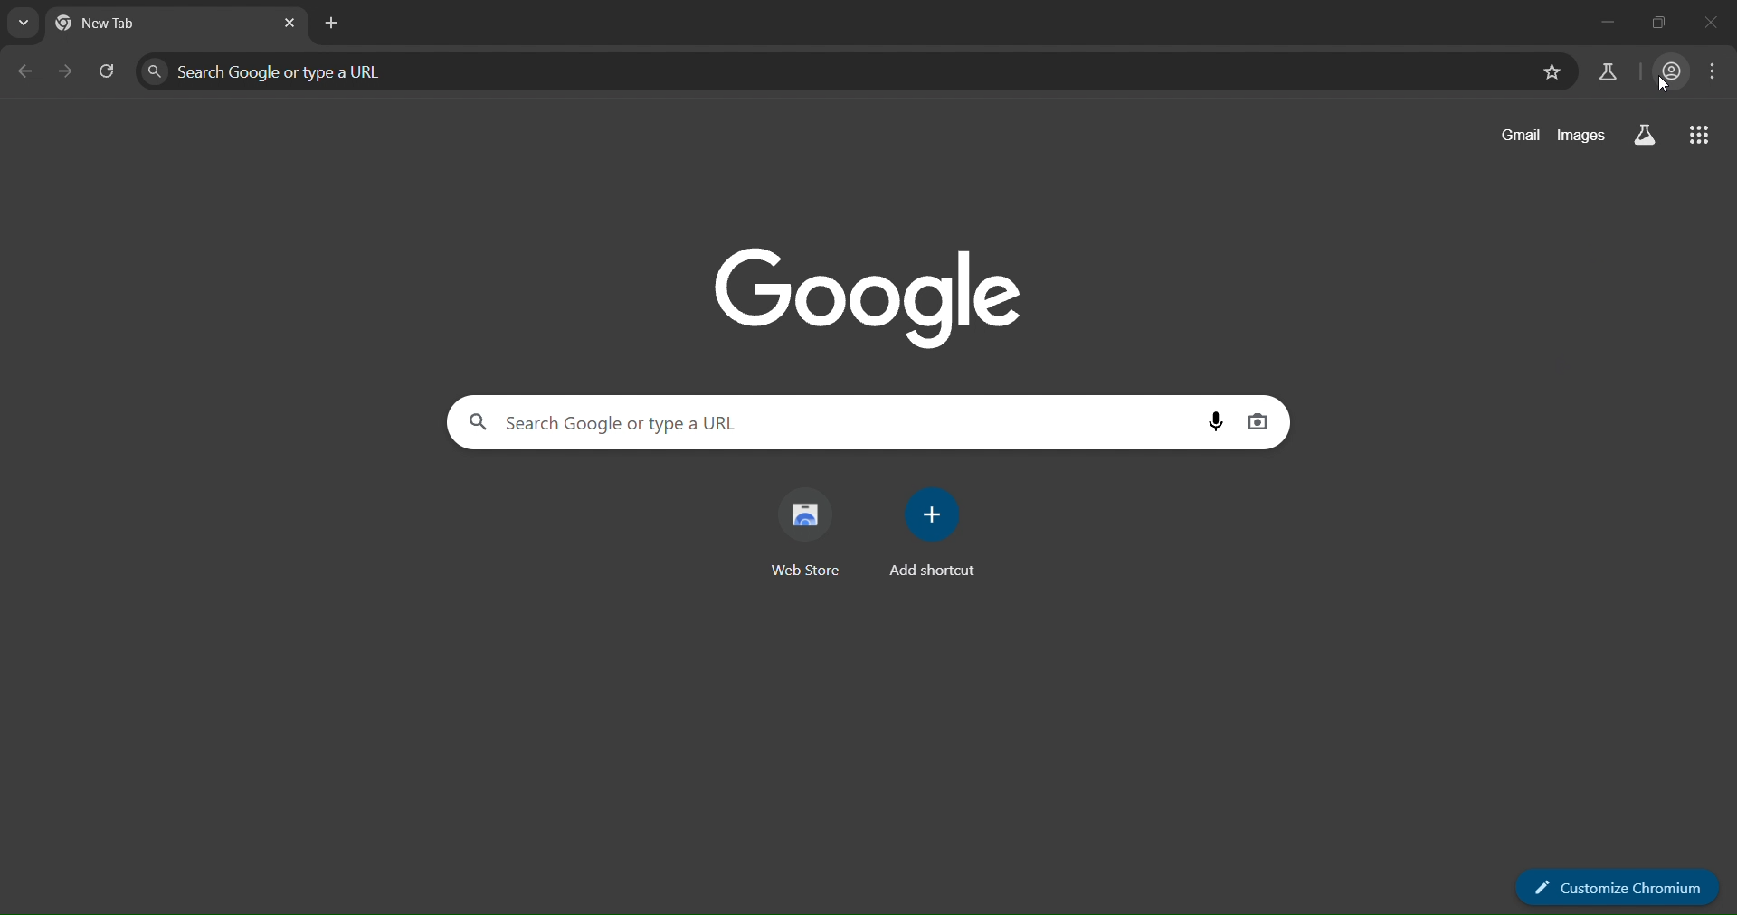  What do you see at coordinates (1580, 136) in the screenshot?
I see `images` at bounding box center [1580, 136].